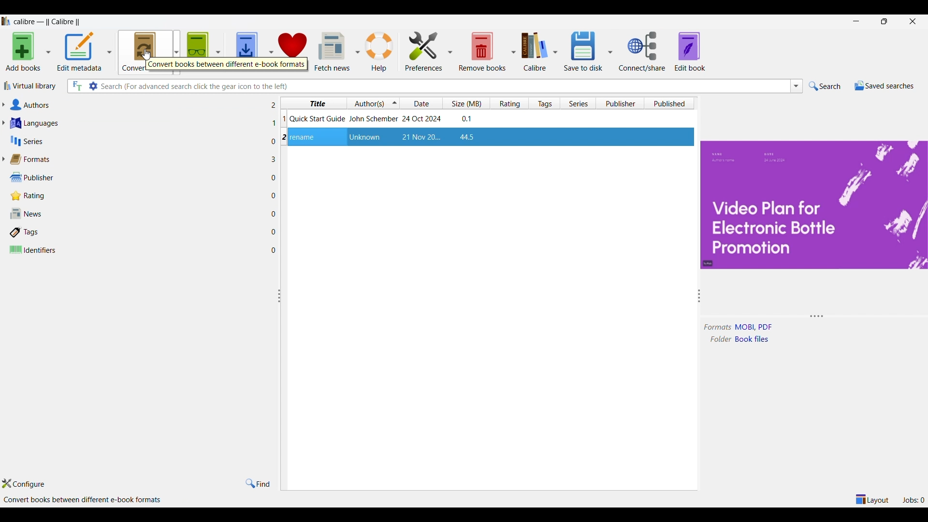  What do you see at coordinates (884, 21) in the screenshot?
I see `restore` at bounding box center [884, 21].